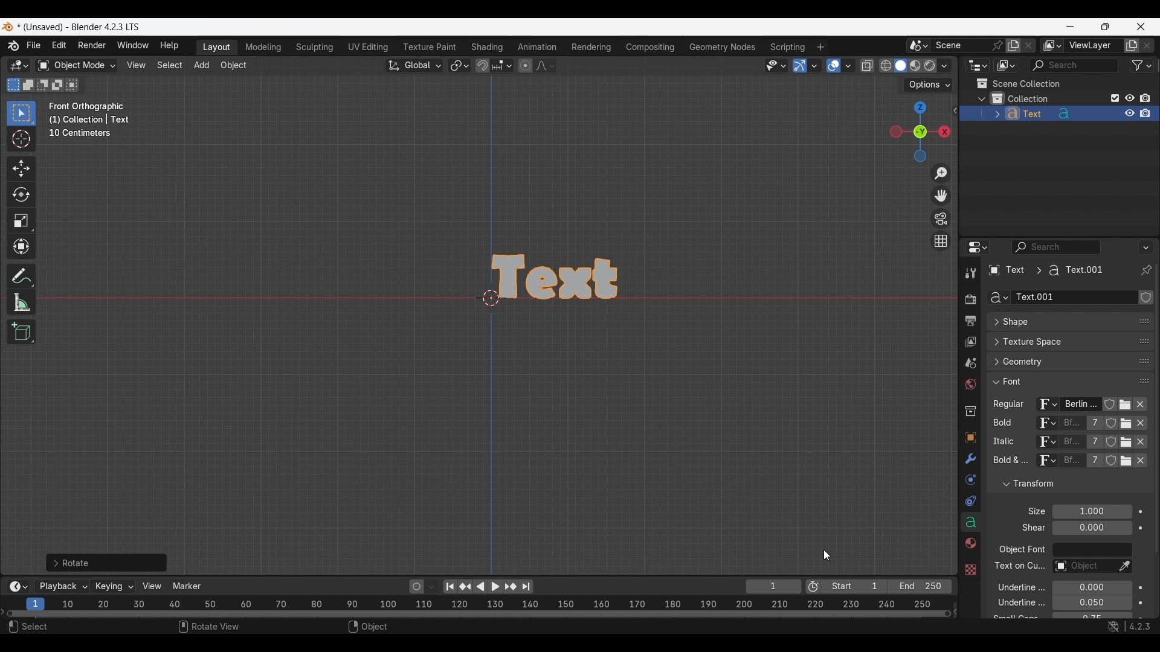 Image resolution: width=1160 pixels, height=652 pixels. I want to click on Constraints, so click(970, 502).